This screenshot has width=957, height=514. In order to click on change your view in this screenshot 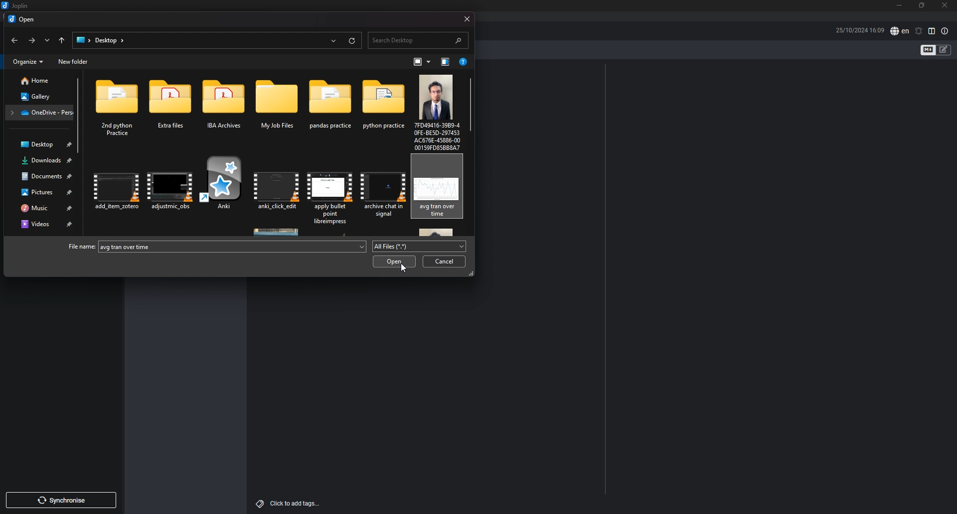, I will do `click(421, 62)`.